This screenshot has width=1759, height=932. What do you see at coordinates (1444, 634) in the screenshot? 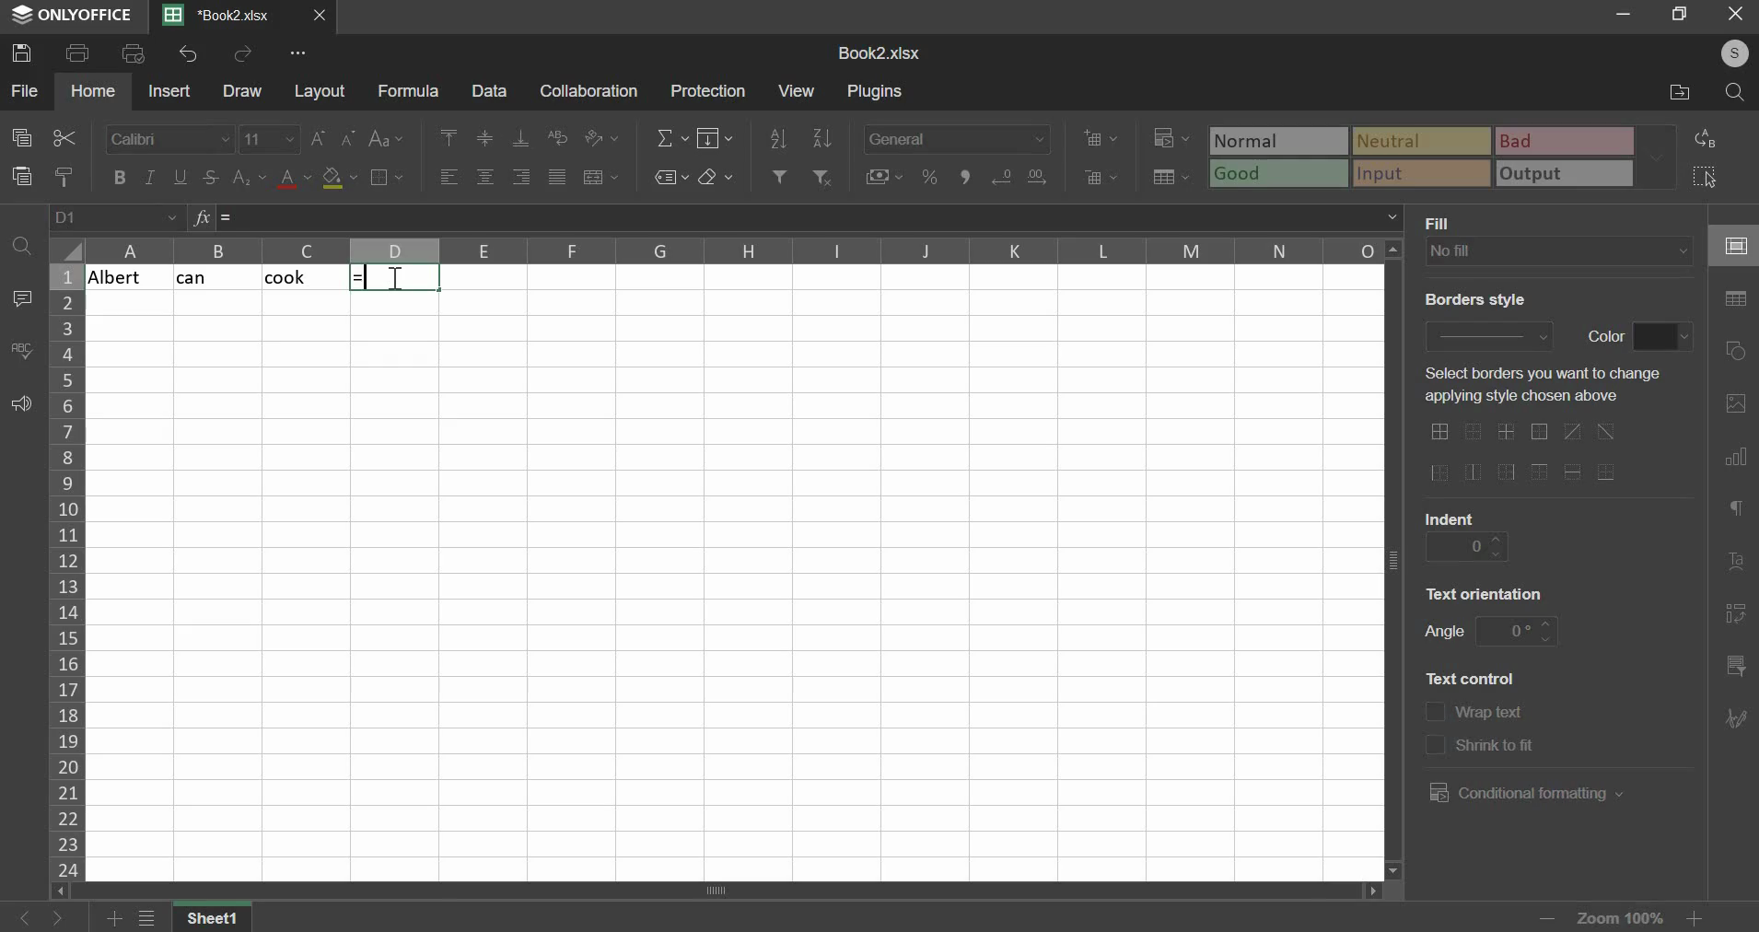
I see `text` at bounding box center [1444, 634].